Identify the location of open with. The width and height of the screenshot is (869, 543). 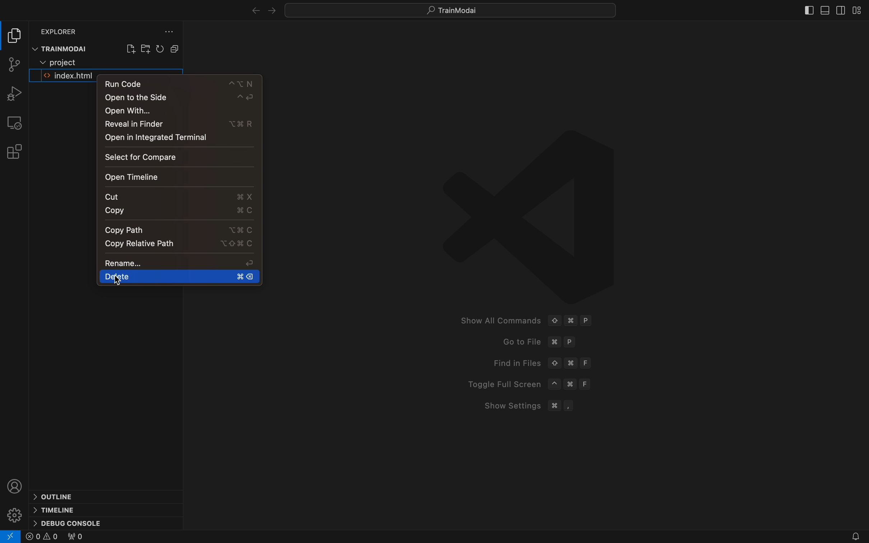
(139, 112).